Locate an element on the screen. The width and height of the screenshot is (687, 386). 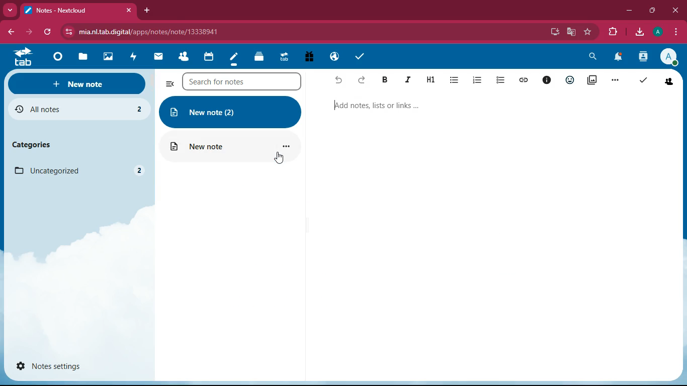
link is located at coordinates (524, 79).